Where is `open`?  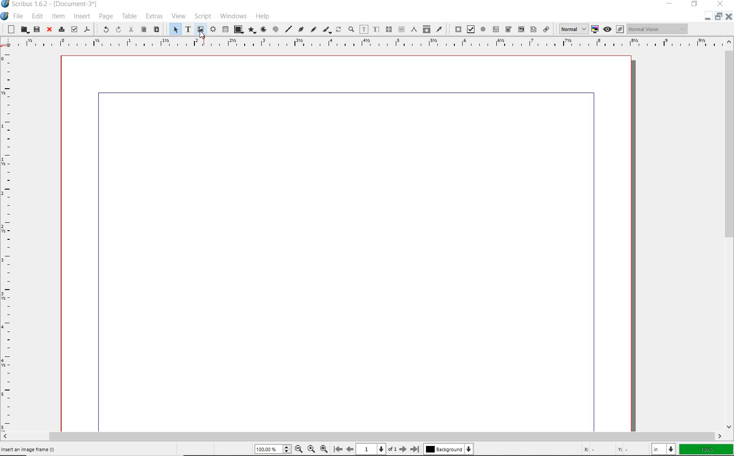 open is located at coordinates (24, 30).